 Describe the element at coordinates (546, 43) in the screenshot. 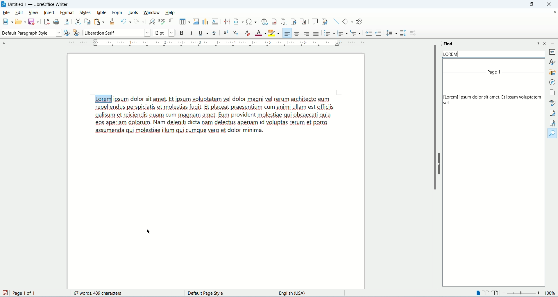

I see `close` at that location.